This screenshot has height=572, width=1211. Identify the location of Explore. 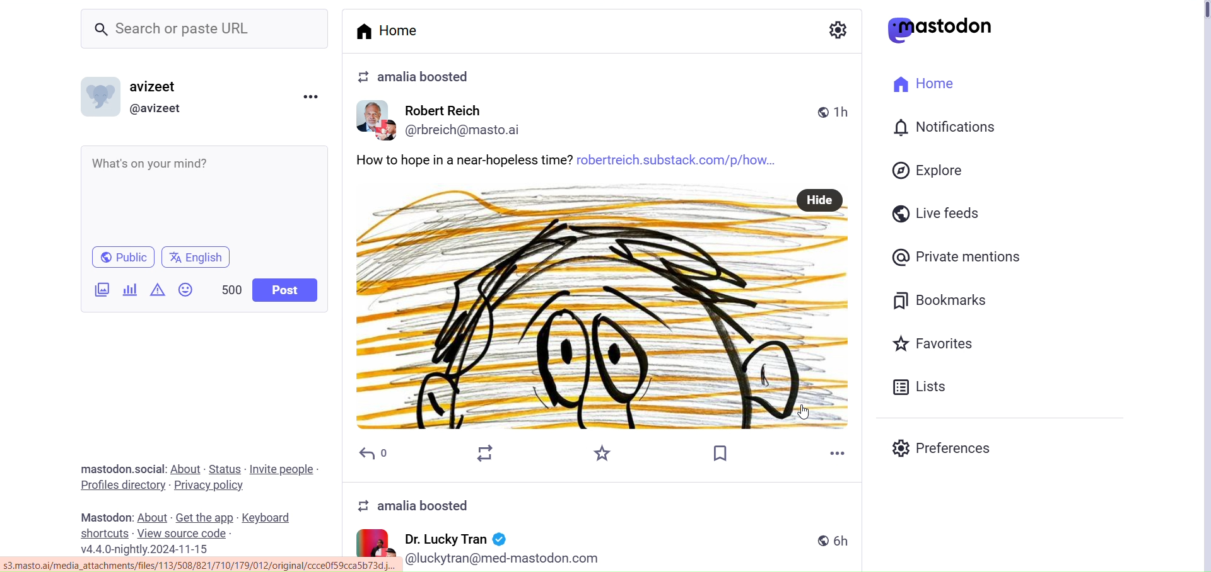
(928, 169).